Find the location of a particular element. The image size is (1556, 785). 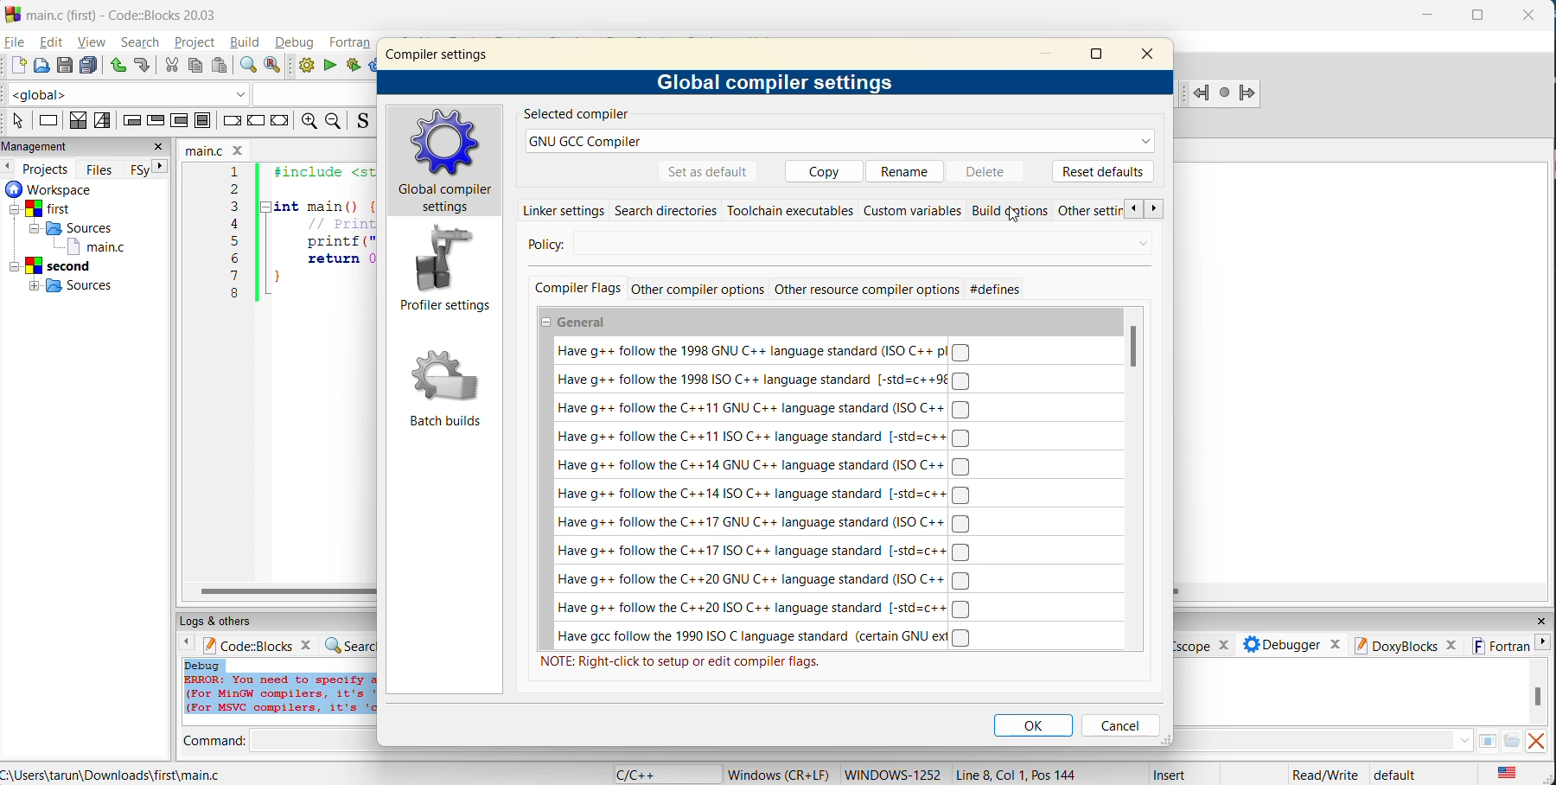

default is located at coordinates (1397, 775).